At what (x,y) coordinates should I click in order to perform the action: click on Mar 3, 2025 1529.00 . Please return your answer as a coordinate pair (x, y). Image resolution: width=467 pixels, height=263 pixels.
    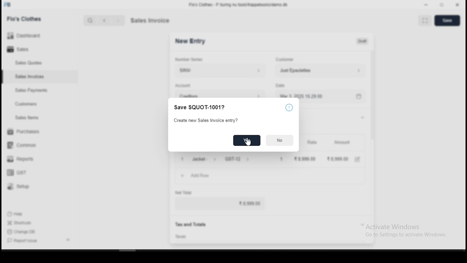
    Looking at the image, I should click on (313, 95).